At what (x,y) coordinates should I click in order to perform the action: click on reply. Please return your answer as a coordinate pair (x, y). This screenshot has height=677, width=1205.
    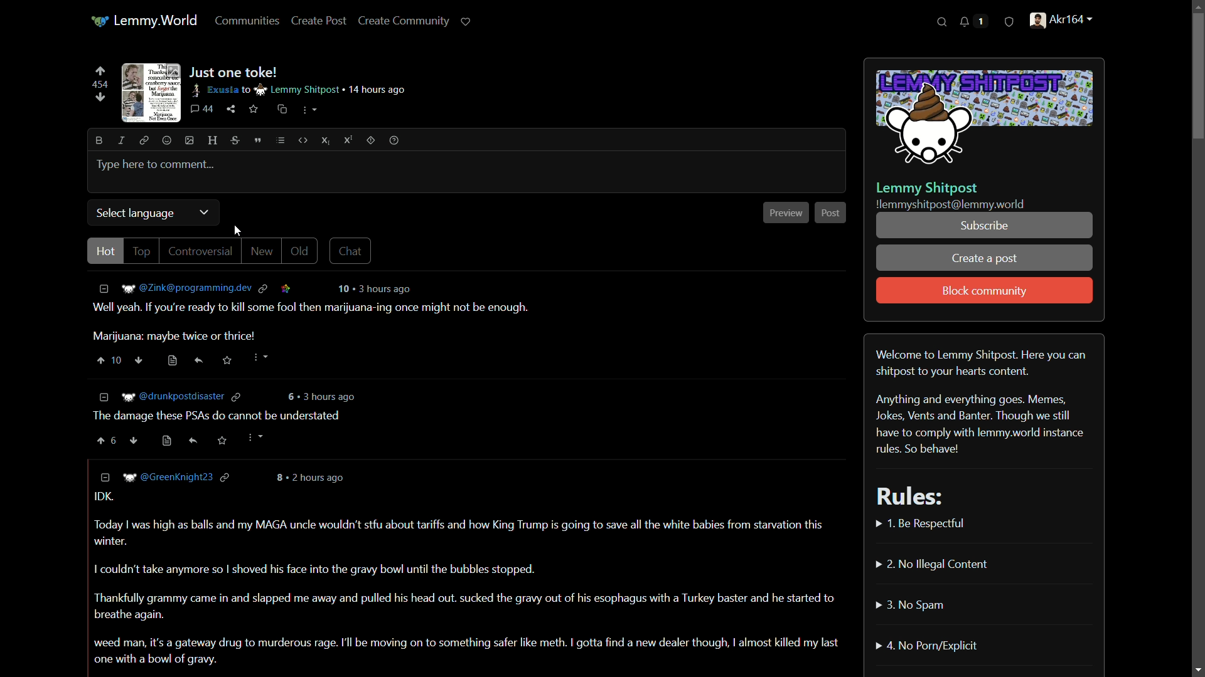
    Looking at the image, I should click on (201, 361).